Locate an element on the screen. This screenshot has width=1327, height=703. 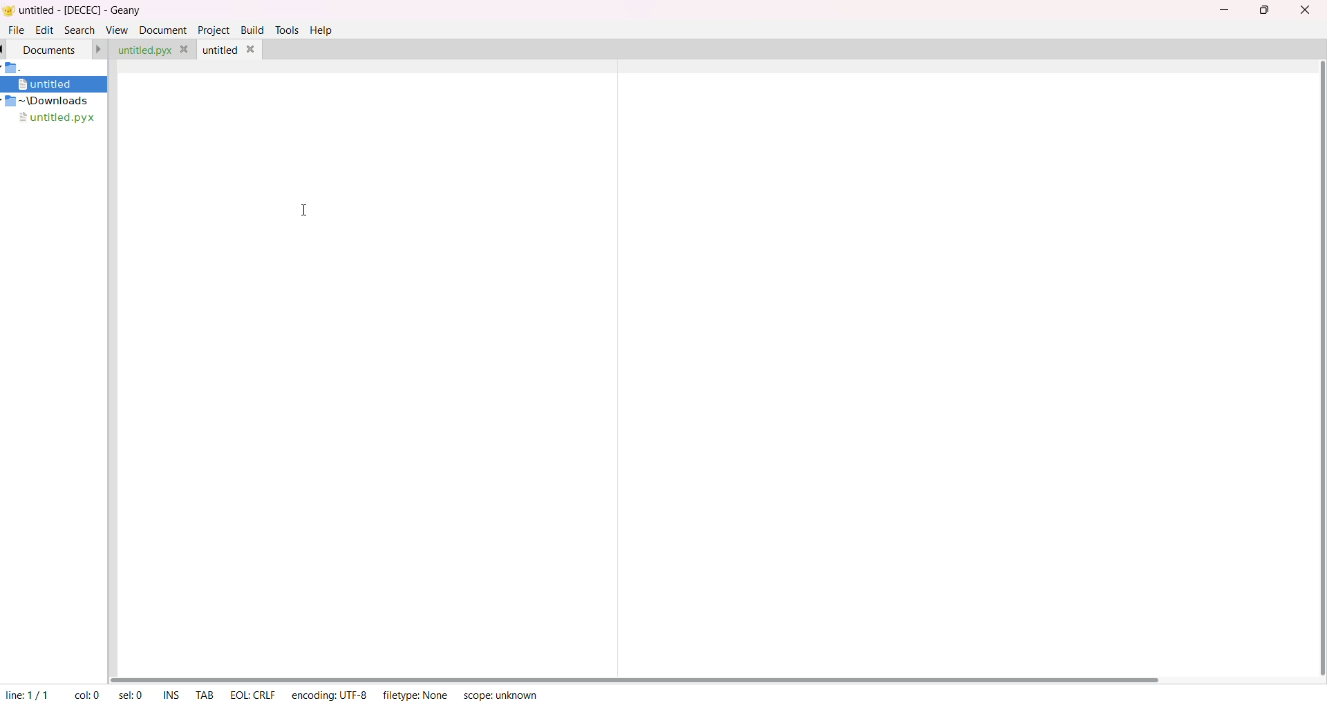
untitled - [DECEC] - Geany is located at coordinates (87, 11).